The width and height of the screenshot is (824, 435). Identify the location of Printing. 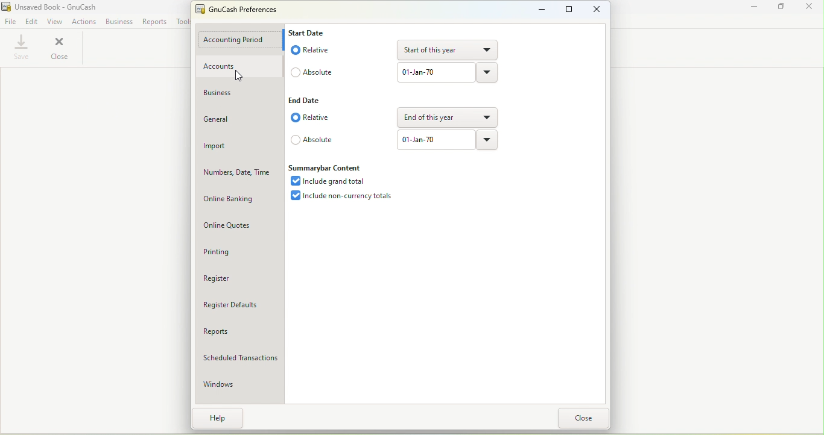
(239, 253).